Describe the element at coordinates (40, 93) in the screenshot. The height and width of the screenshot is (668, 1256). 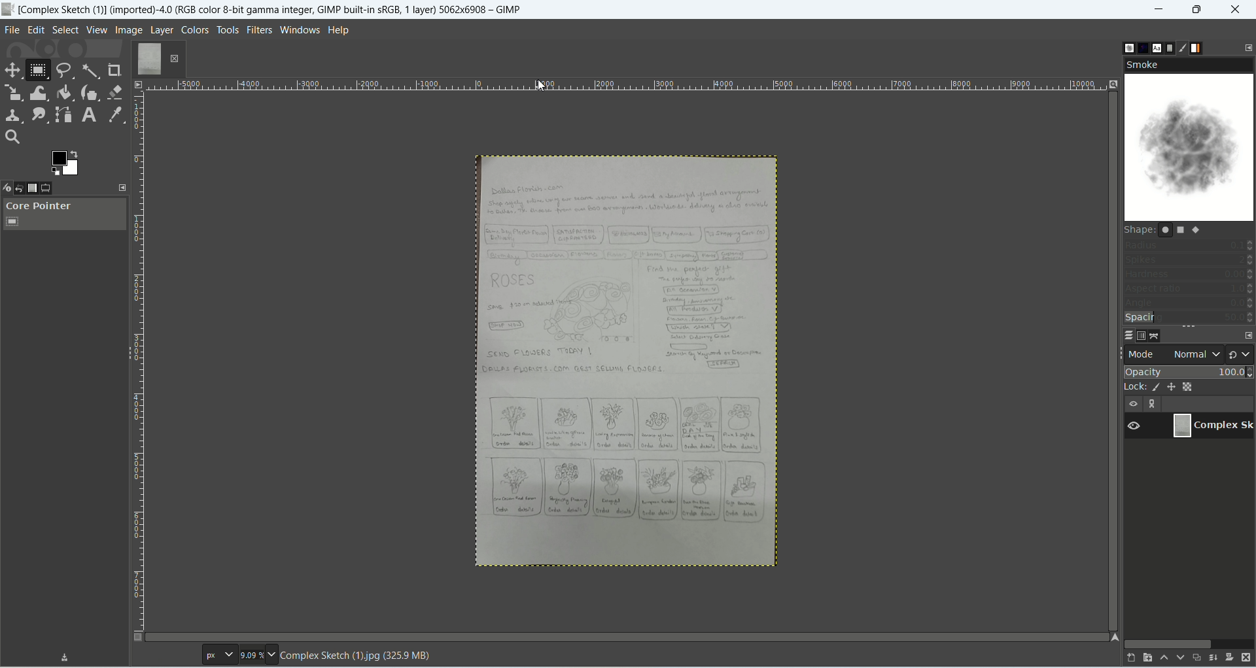
I see `warp transform` at that location.